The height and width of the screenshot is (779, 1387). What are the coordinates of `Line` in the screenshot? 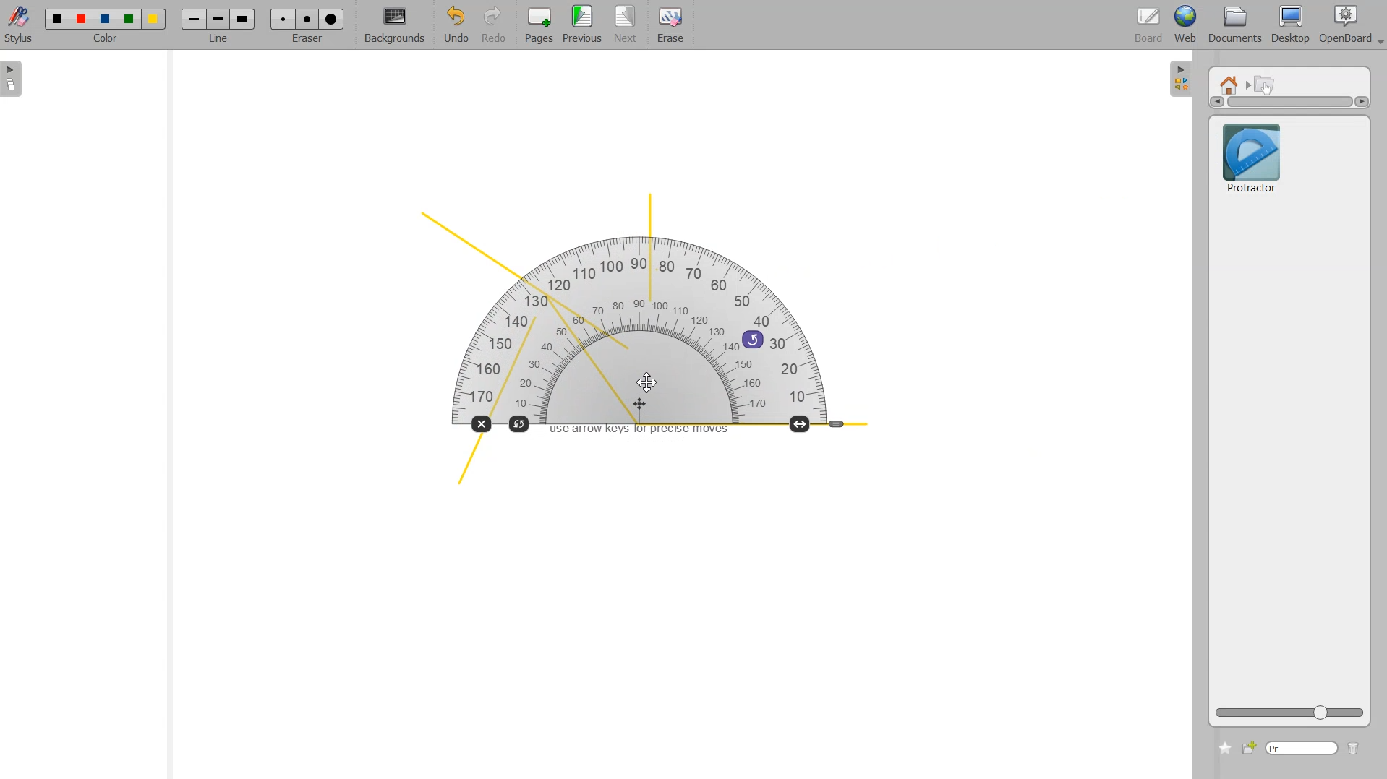 It's located at (218, 19).